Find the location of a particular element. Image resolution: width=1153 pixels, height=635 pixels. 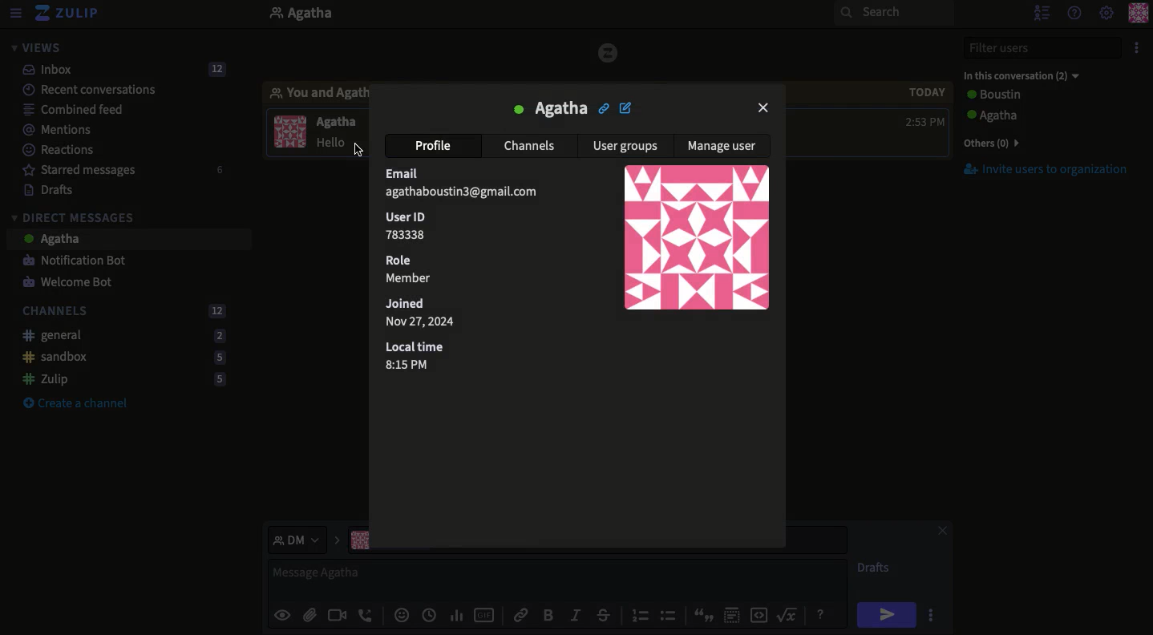

DM is located at coordinates (305, 540).